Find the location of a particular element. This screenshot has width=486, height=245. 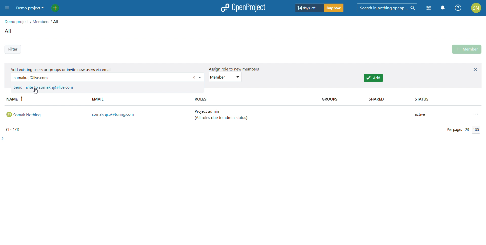

filter is located at coordinates (13, 49).